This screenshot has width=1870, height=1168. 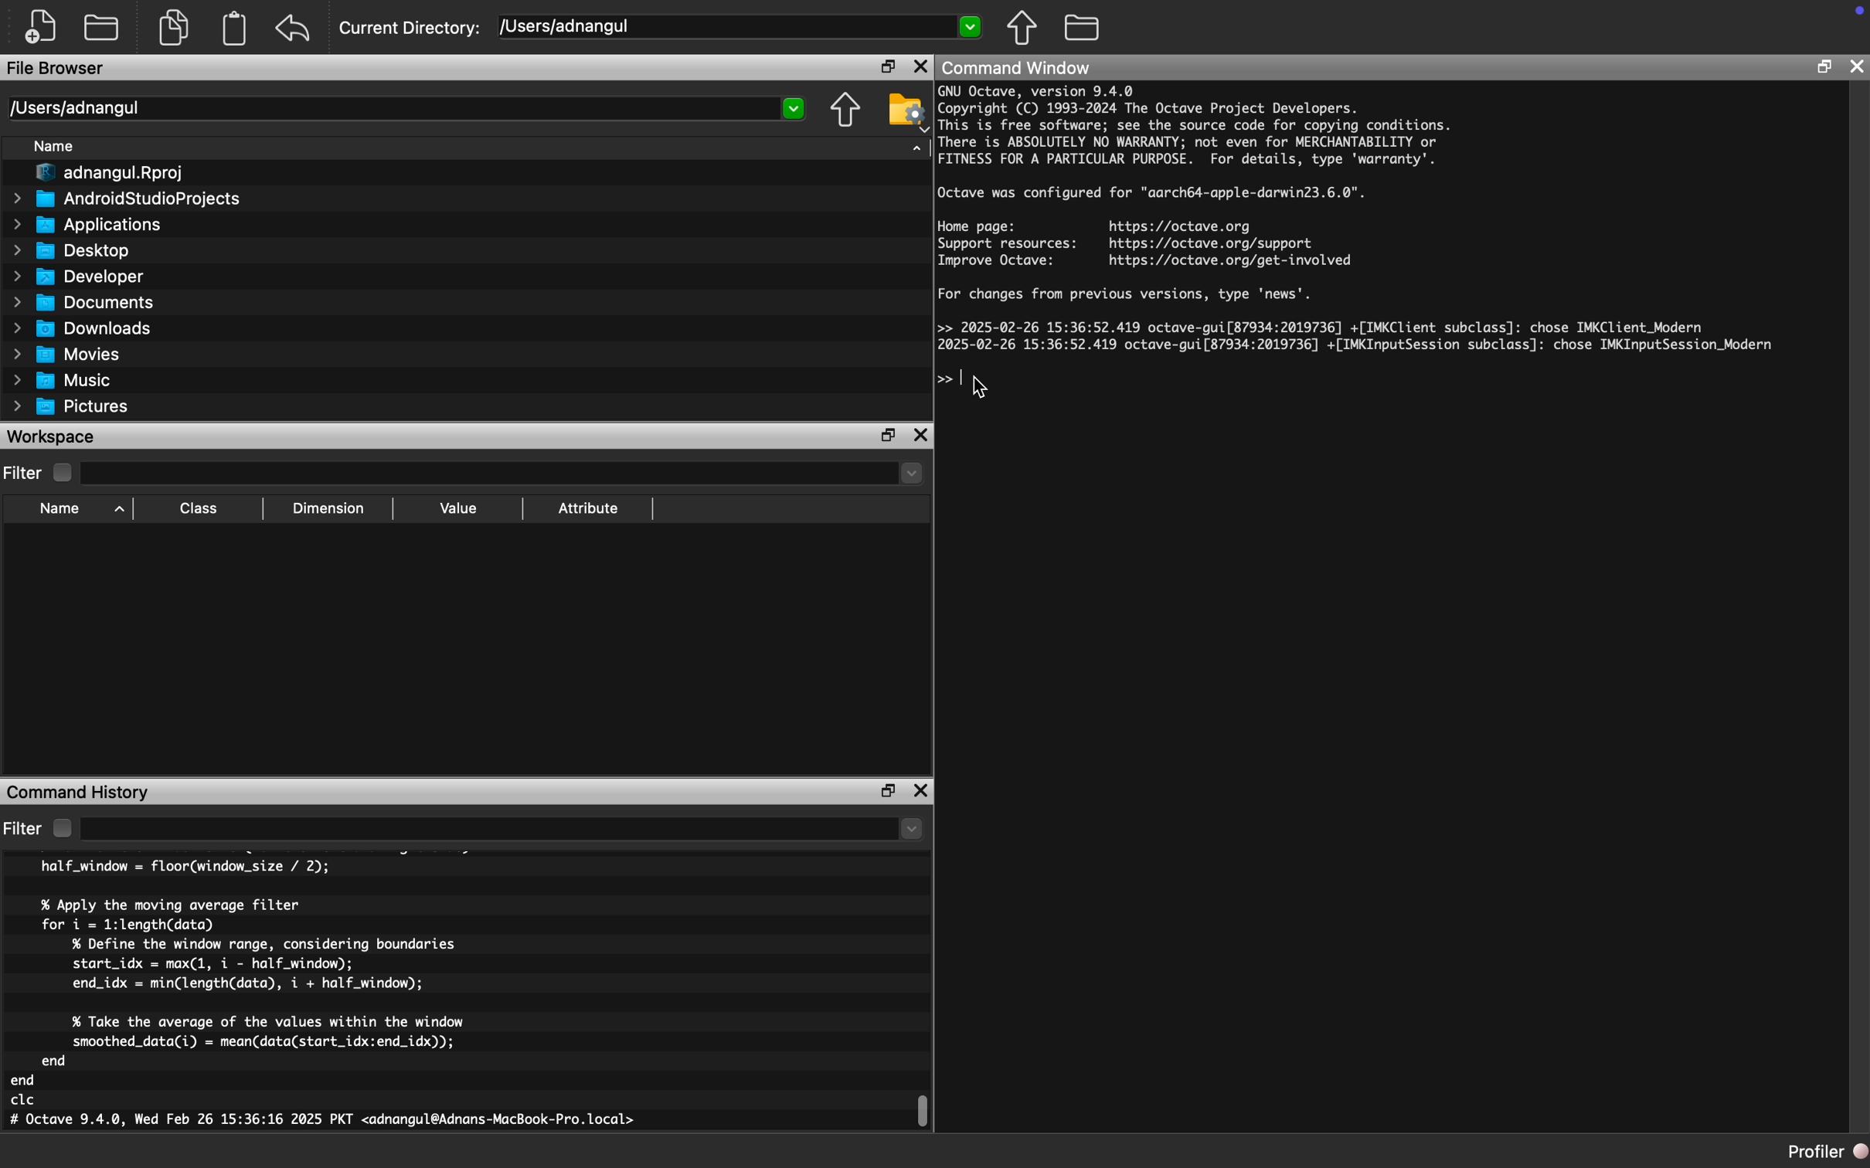 I want to click on Close, so click(x=920, y=67).